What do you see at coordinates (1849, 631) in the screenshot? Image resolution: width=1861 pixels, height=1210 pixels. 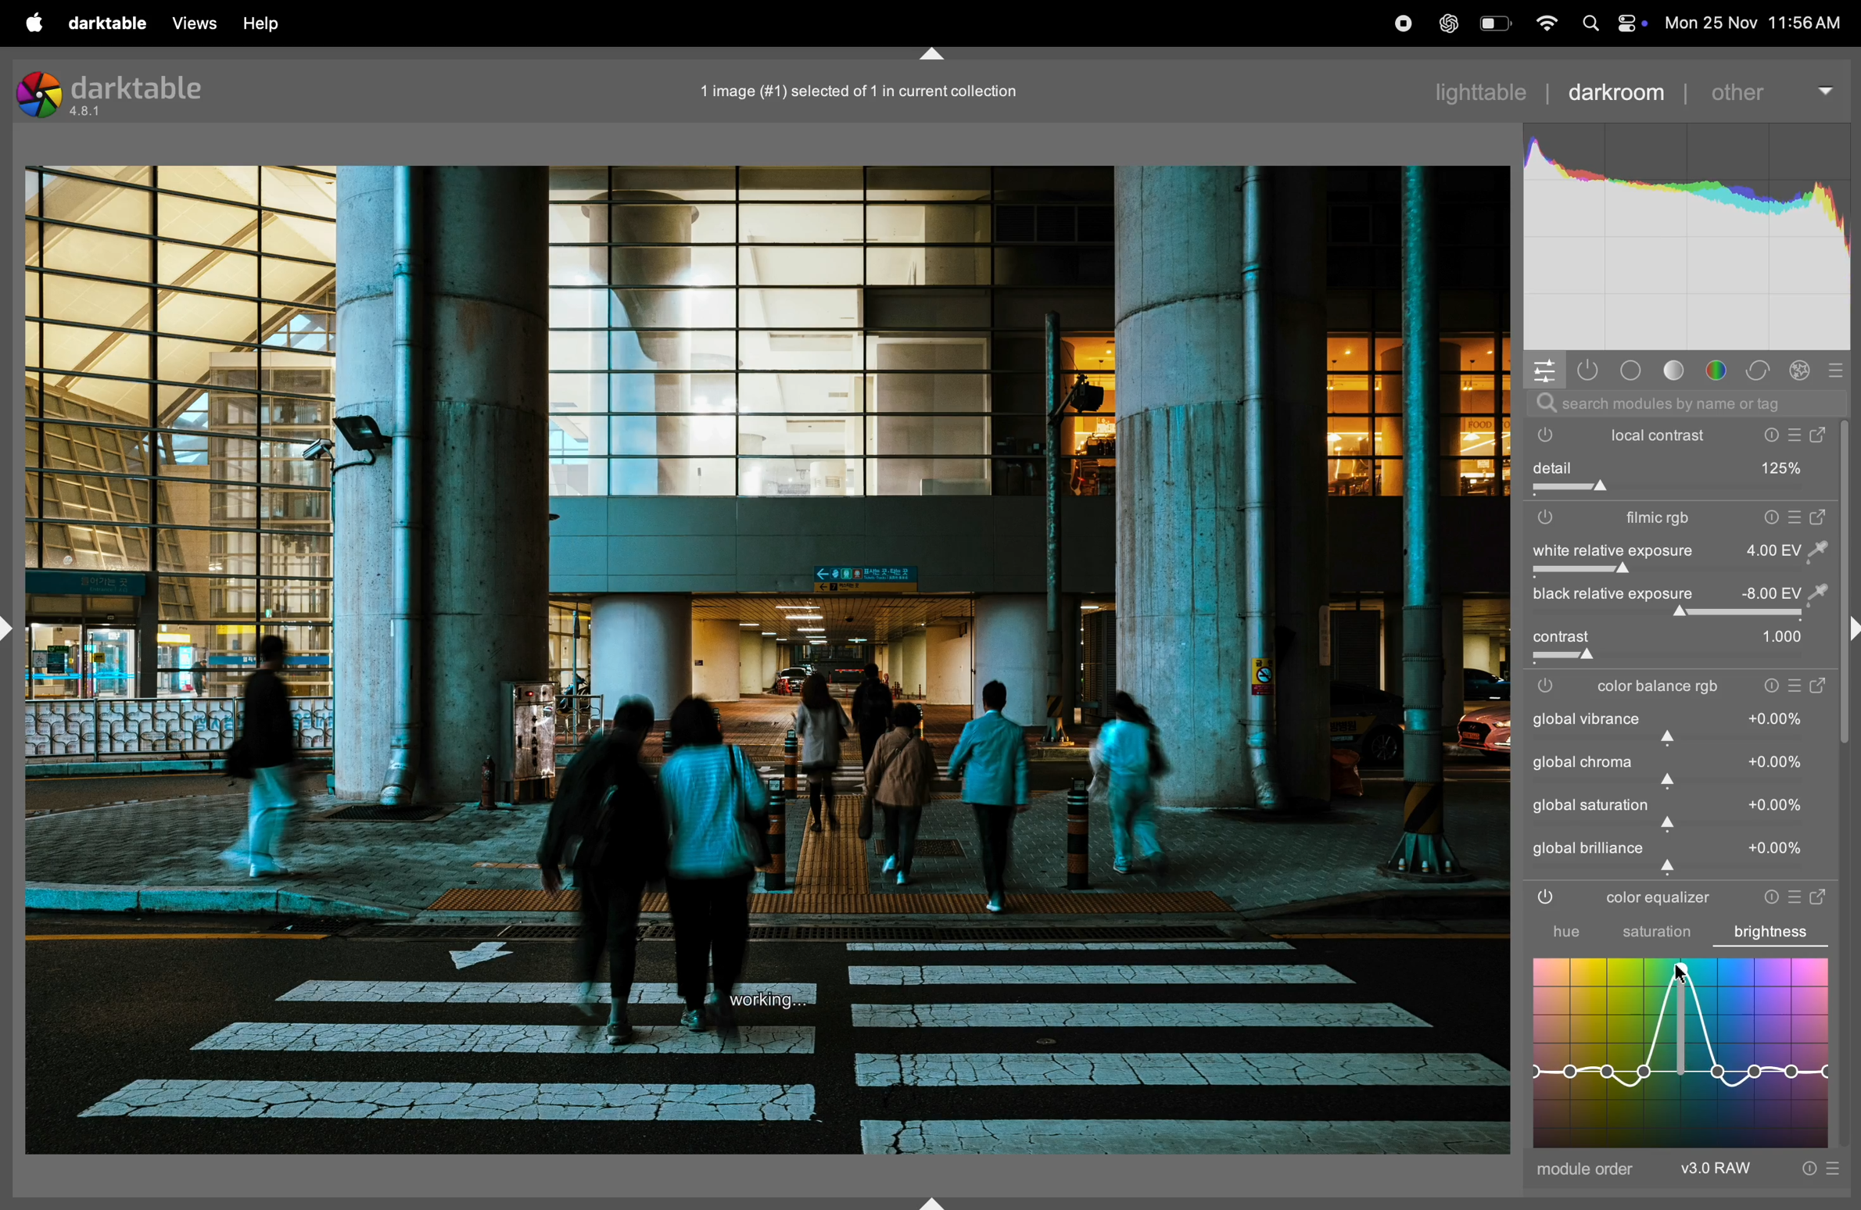 I see `Collapse or expand ` at bounding box center [1849, 631].